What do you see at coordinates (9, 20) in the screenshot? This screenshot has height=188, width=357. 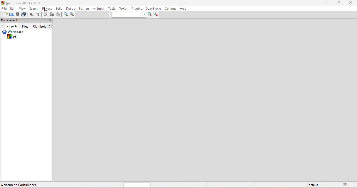 I see `management` at bounding box center [9, 20].